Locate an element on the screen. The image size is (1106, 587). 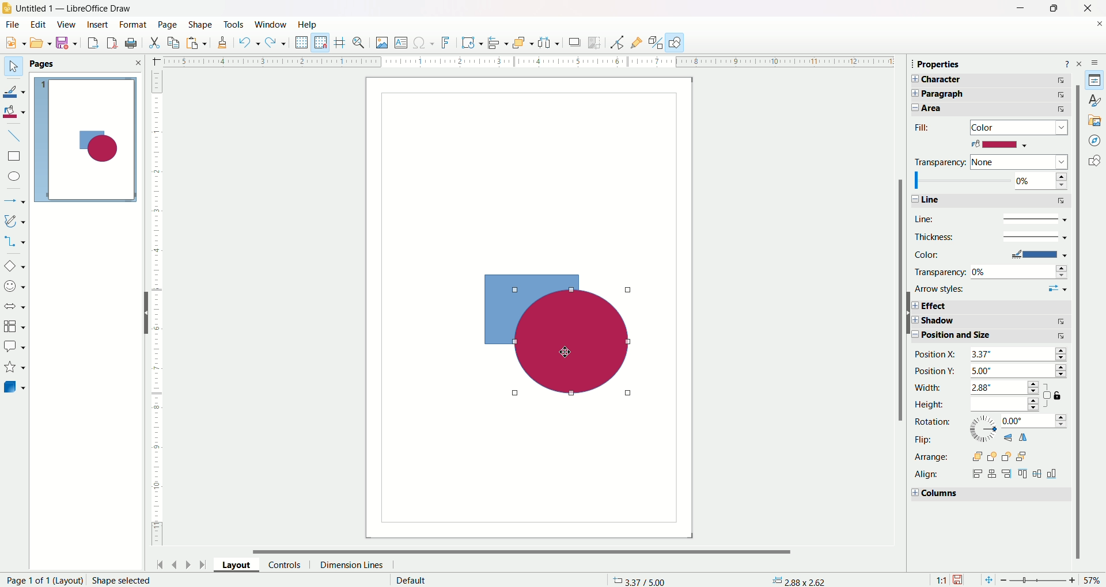
symbol shapes is located at coordinates (15, 286).